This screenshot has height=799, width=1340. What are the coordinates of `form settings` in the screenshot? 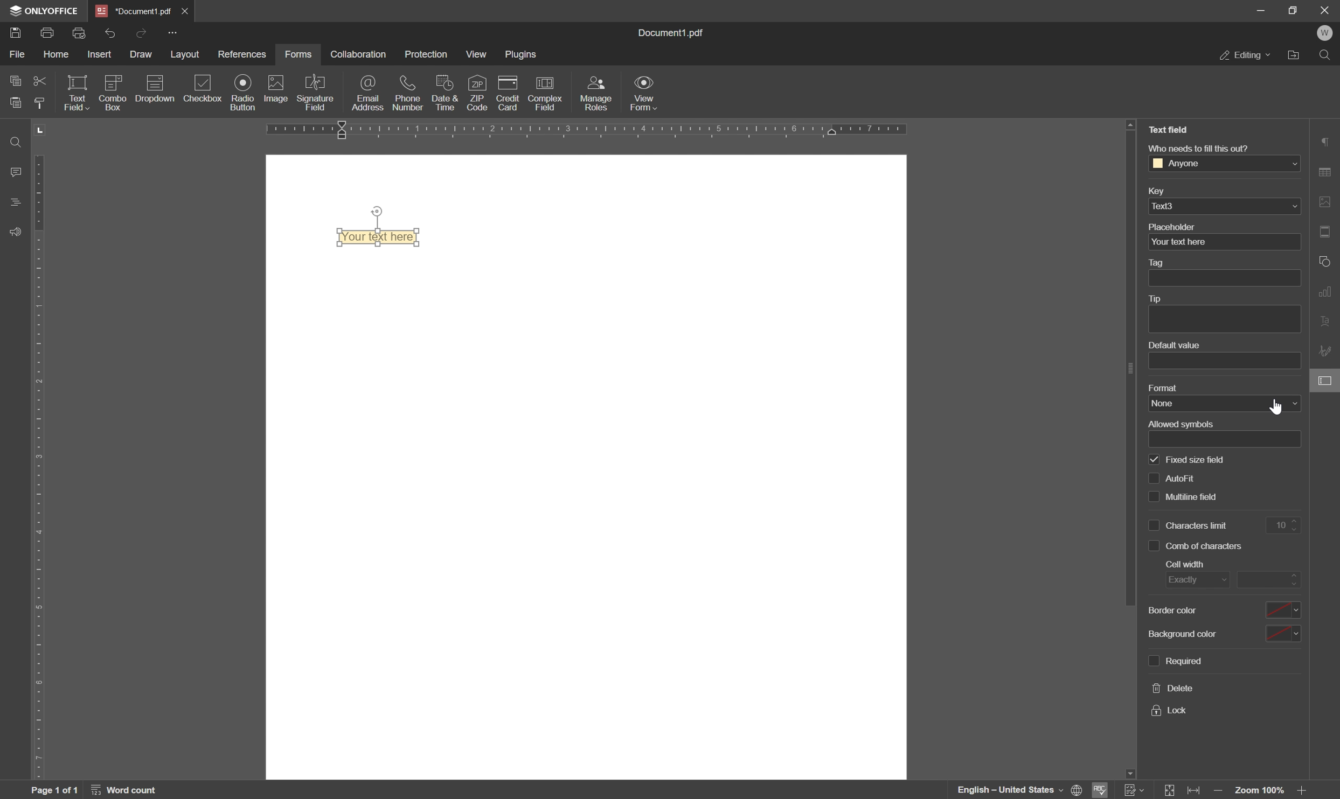 It's located at (1327, 382).